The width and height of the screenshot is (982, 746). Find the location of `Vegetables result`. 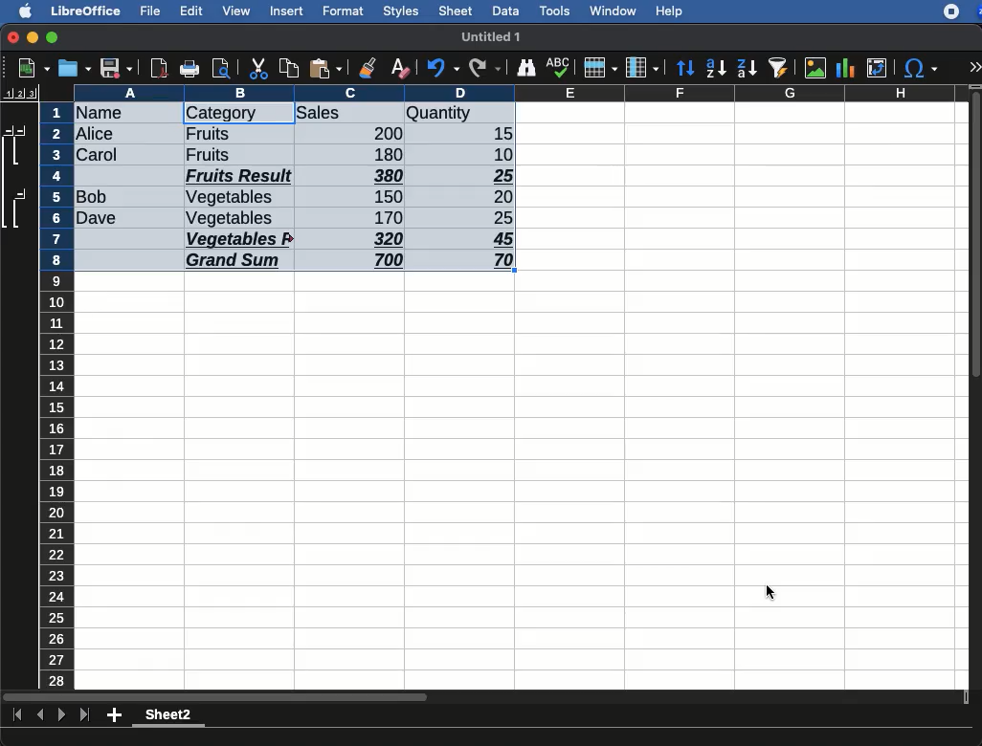

Vegetables result is located at coordinates (237, 238).